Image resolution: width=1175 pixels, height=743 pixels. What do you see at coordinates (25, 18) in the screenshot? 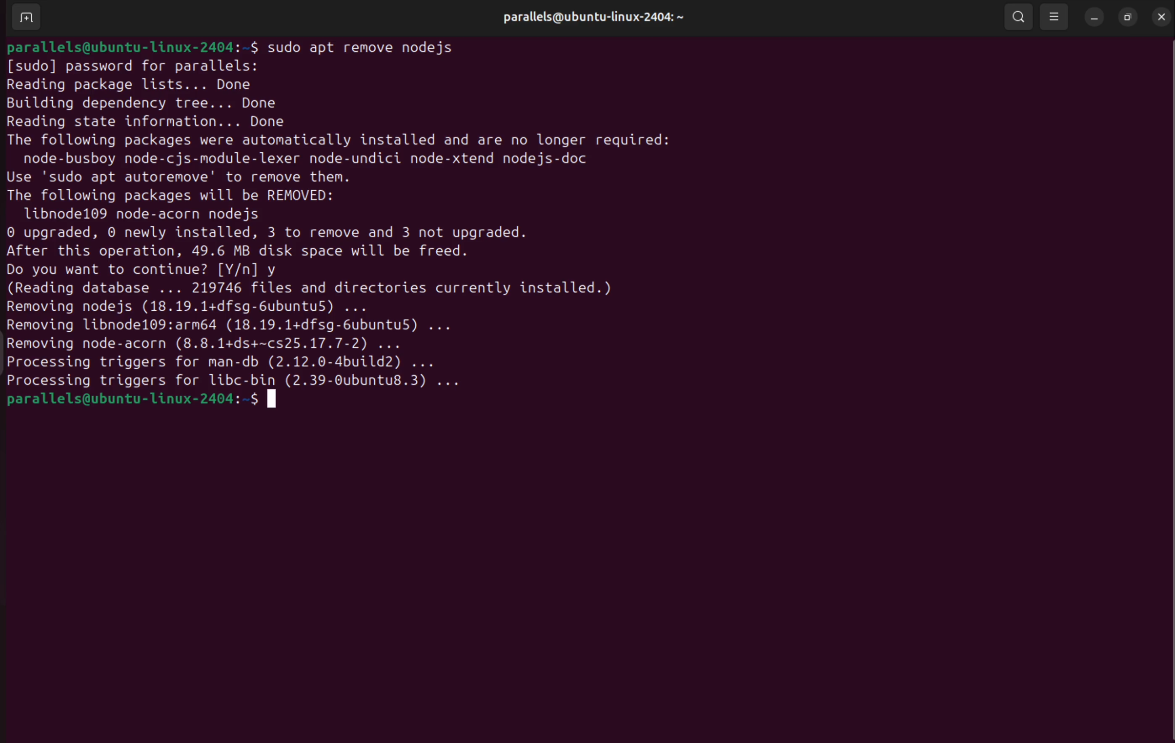
I see `add terminal` at bounding box center [25, 18].